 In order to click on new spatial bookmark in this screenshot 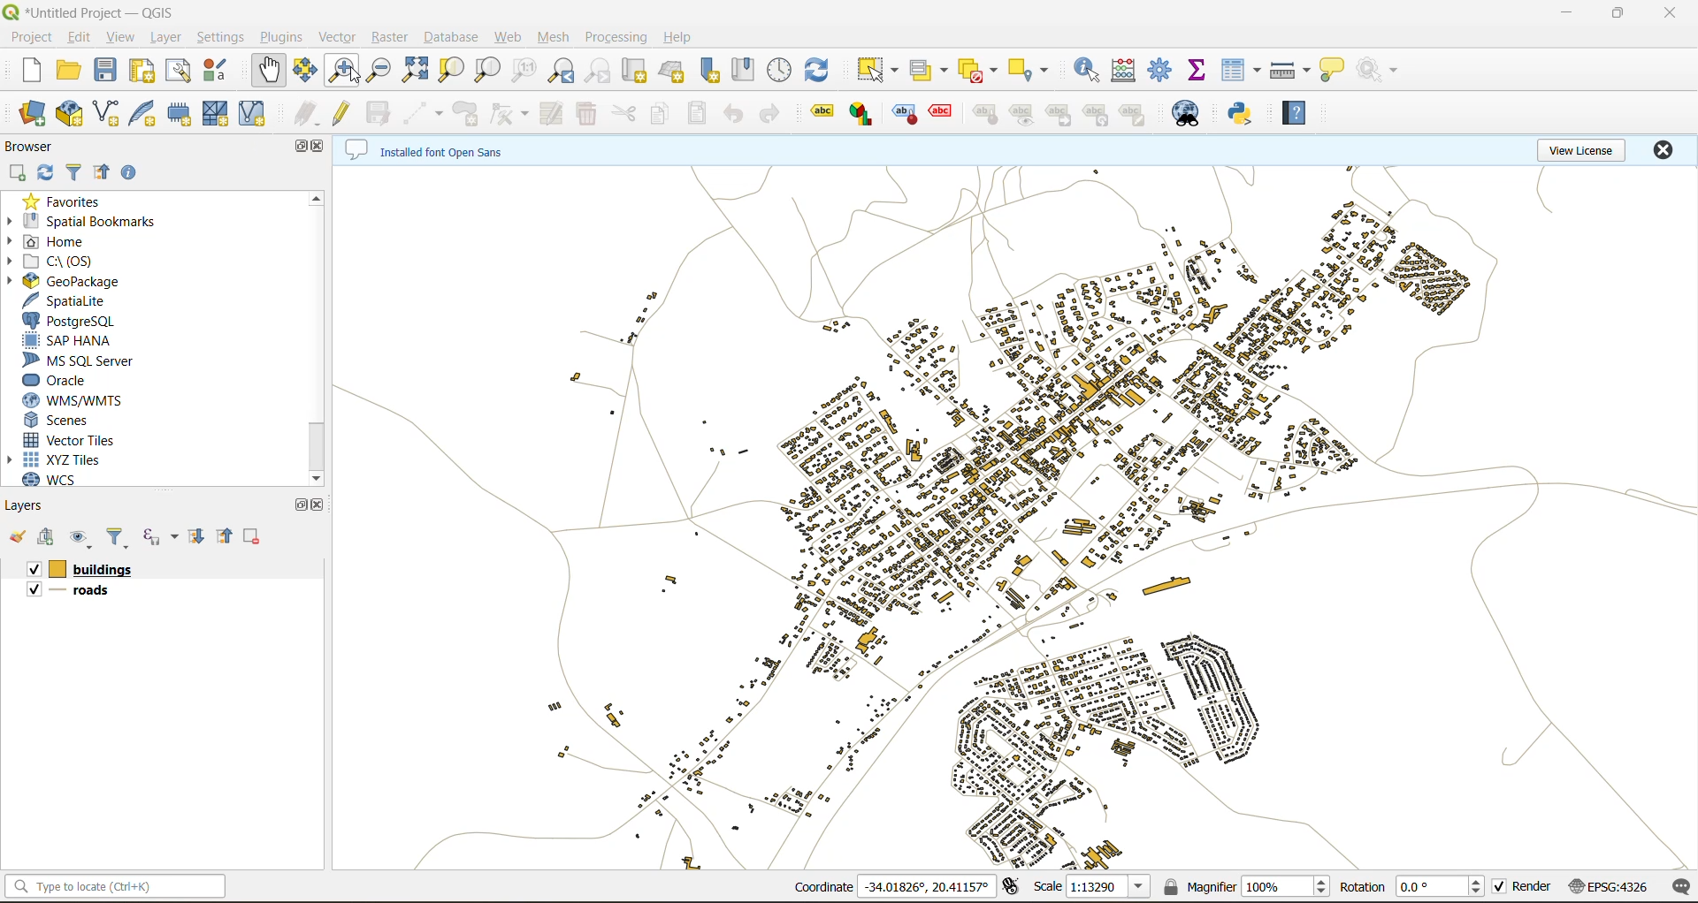, I will do `click(712, 72)`.